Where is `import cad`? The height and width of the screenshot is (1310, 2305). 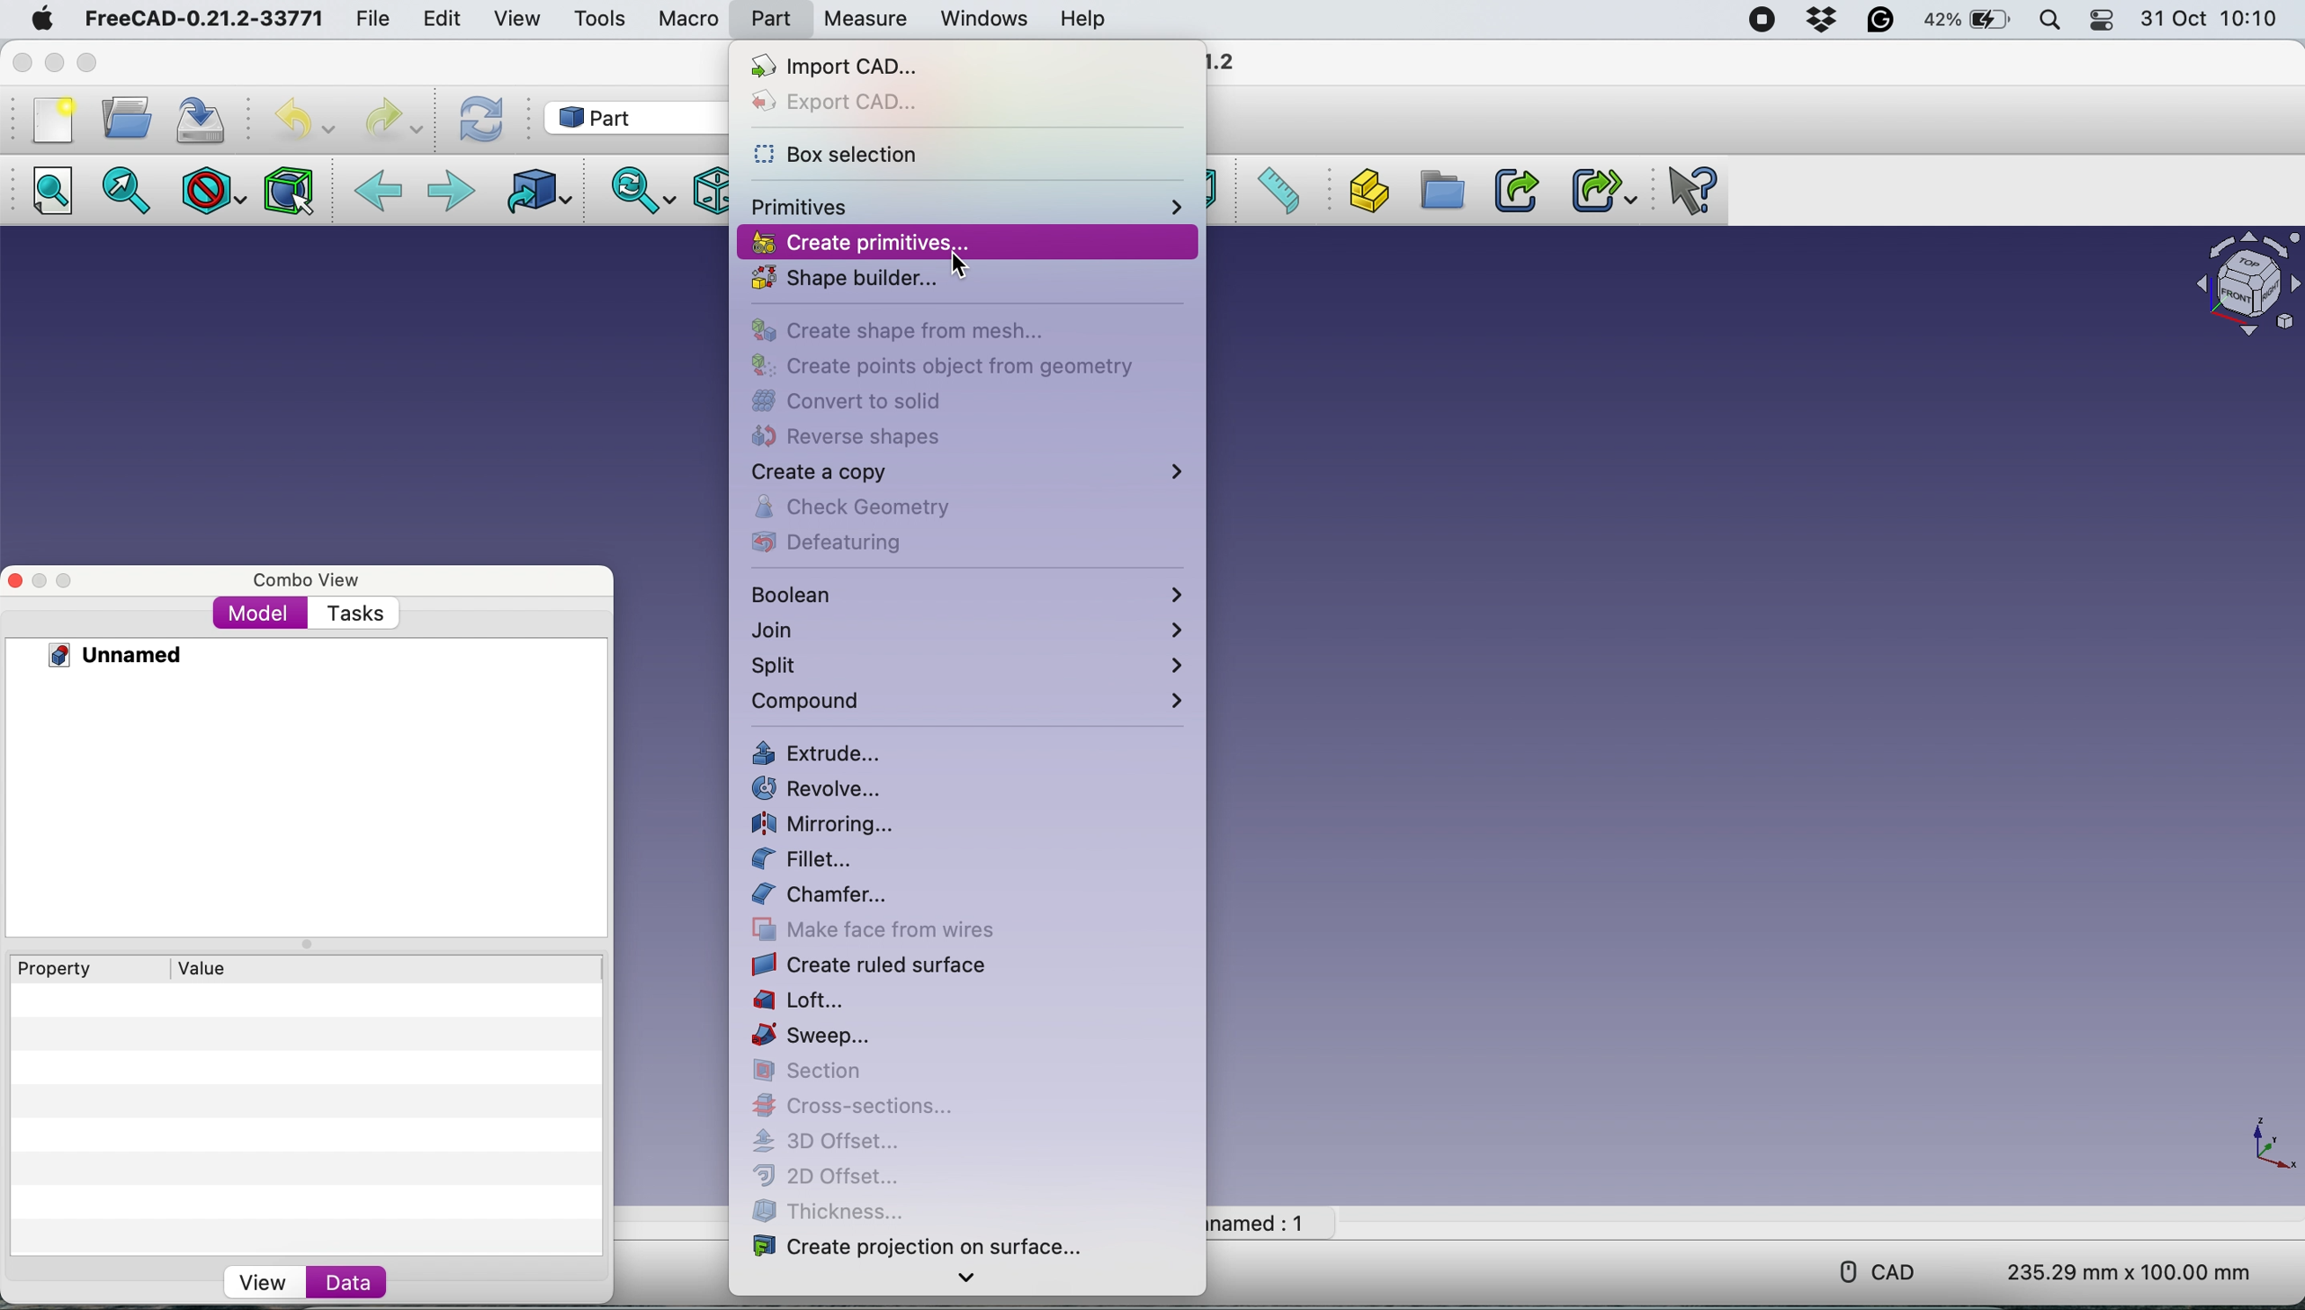
import cad is located at coordinates (833, 66).